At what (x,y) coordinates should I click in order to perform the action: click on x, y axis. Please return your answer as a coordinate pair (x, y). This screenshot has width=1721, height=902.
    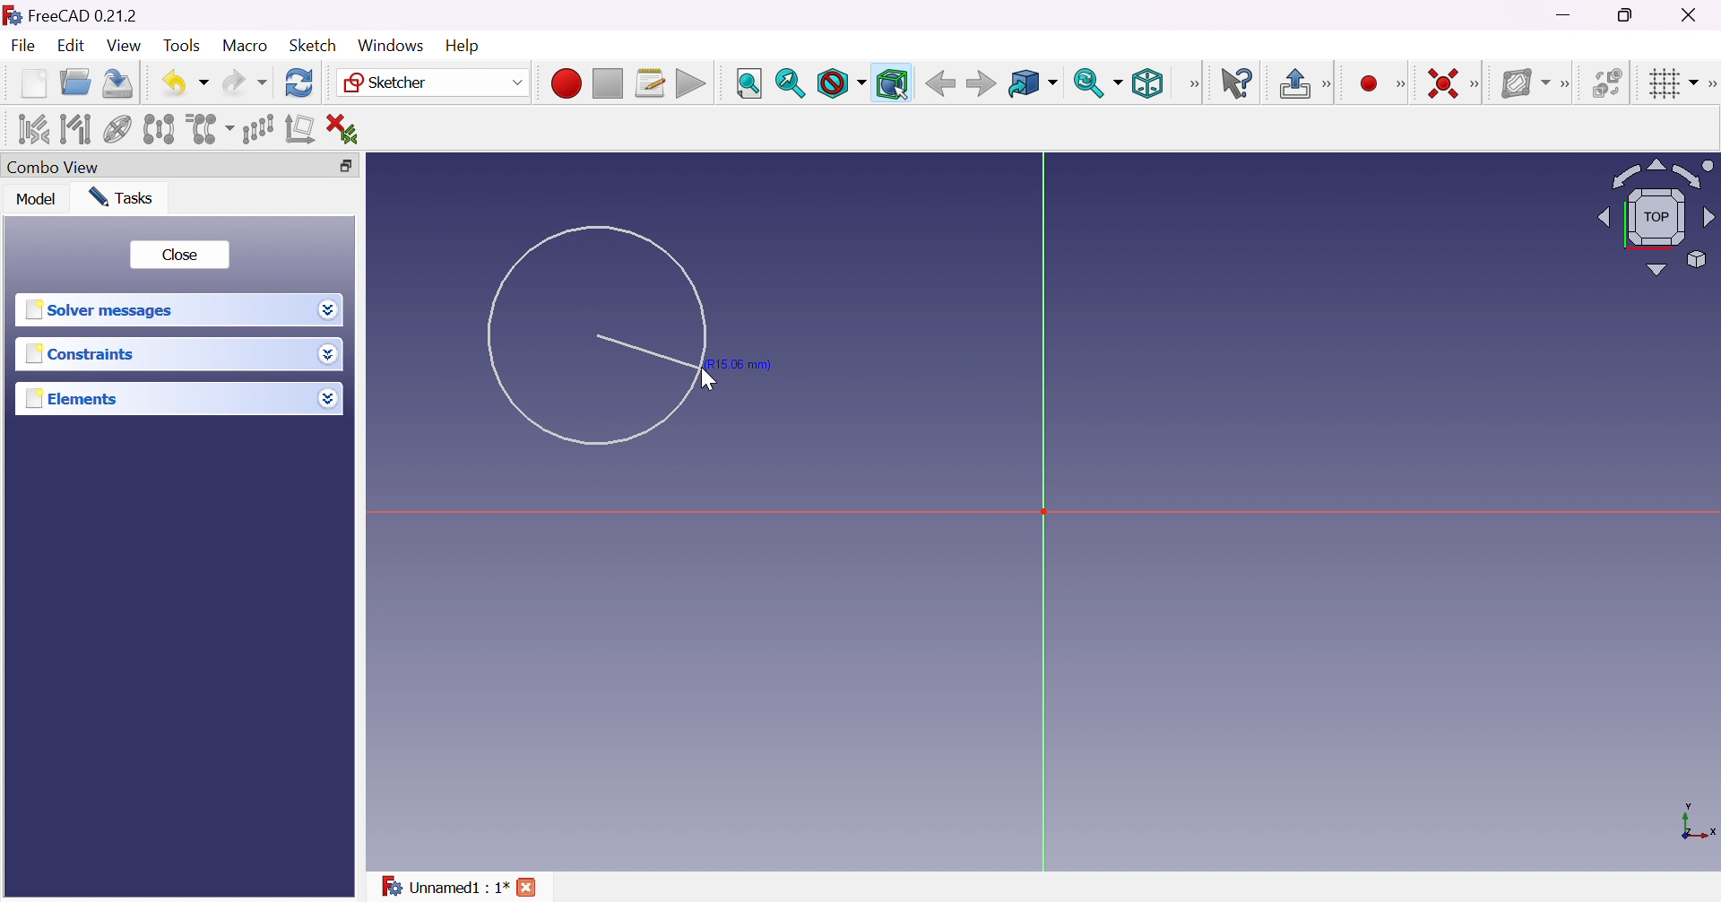
    Looking at the image, I should click on (1696, 823).